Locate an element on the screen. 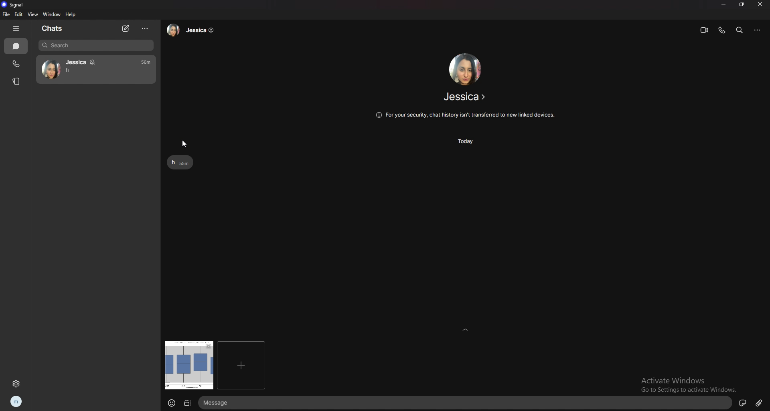  cursor is located at coordinates (183, 143).